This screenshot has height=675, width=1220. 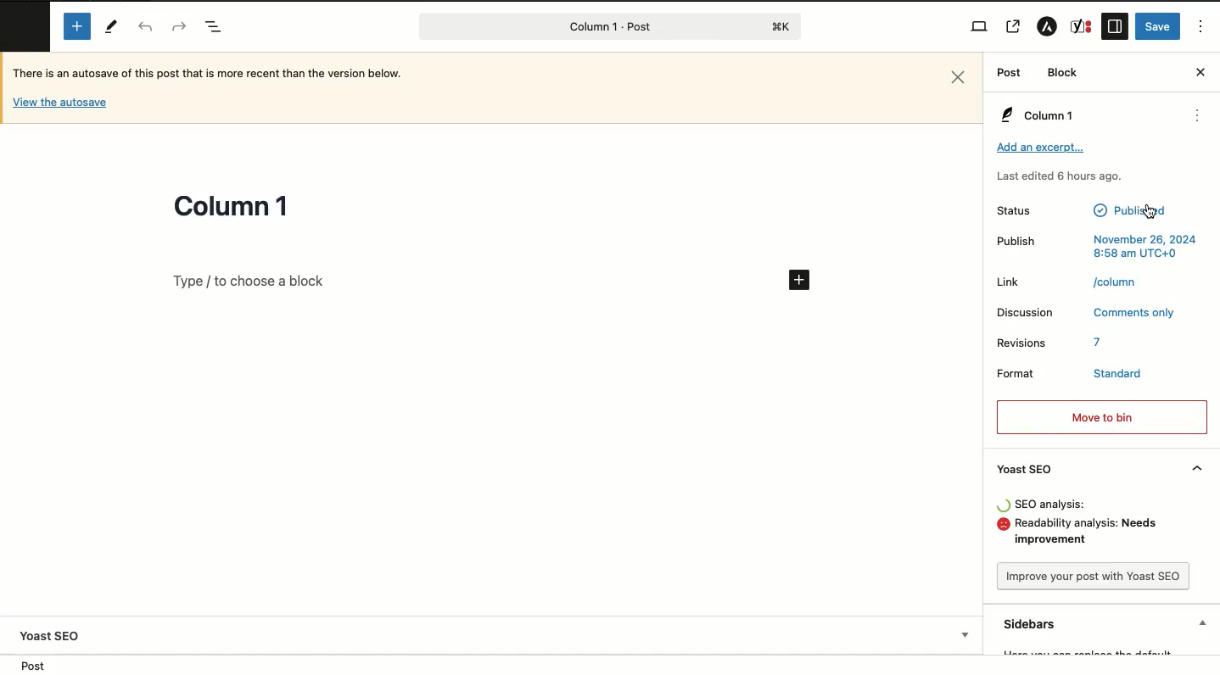 What do you see at coordinates (79, 25) in the screenshot?
I see `Add block` at bounding box center [79, 25].